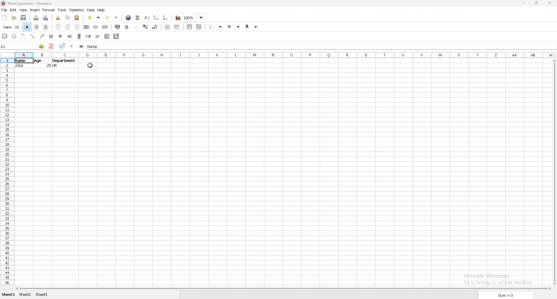 The image size is (557, 299). What do you see at coordinates (167, 27) in the screenshot?
I see `decrease indent` at bounding box center [167, 27].